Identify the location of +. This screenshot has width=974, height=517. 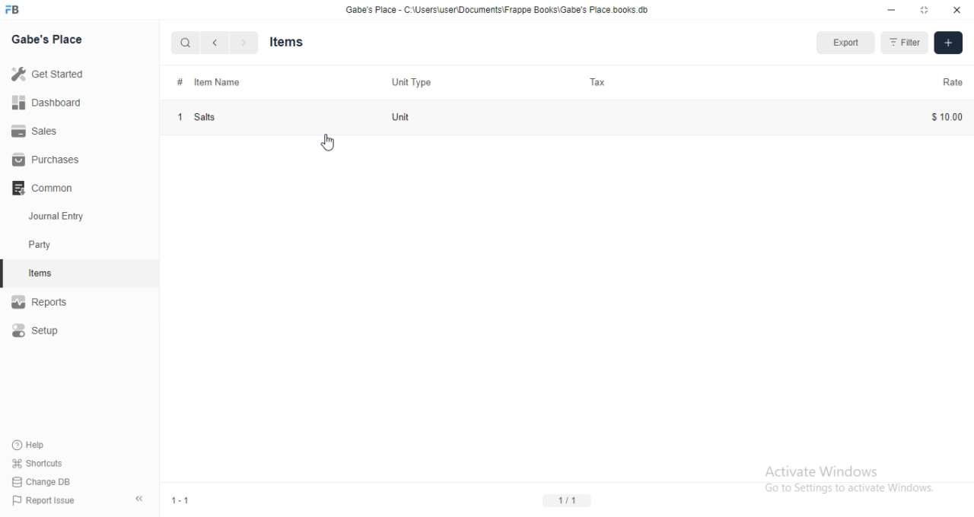
(949, 42).